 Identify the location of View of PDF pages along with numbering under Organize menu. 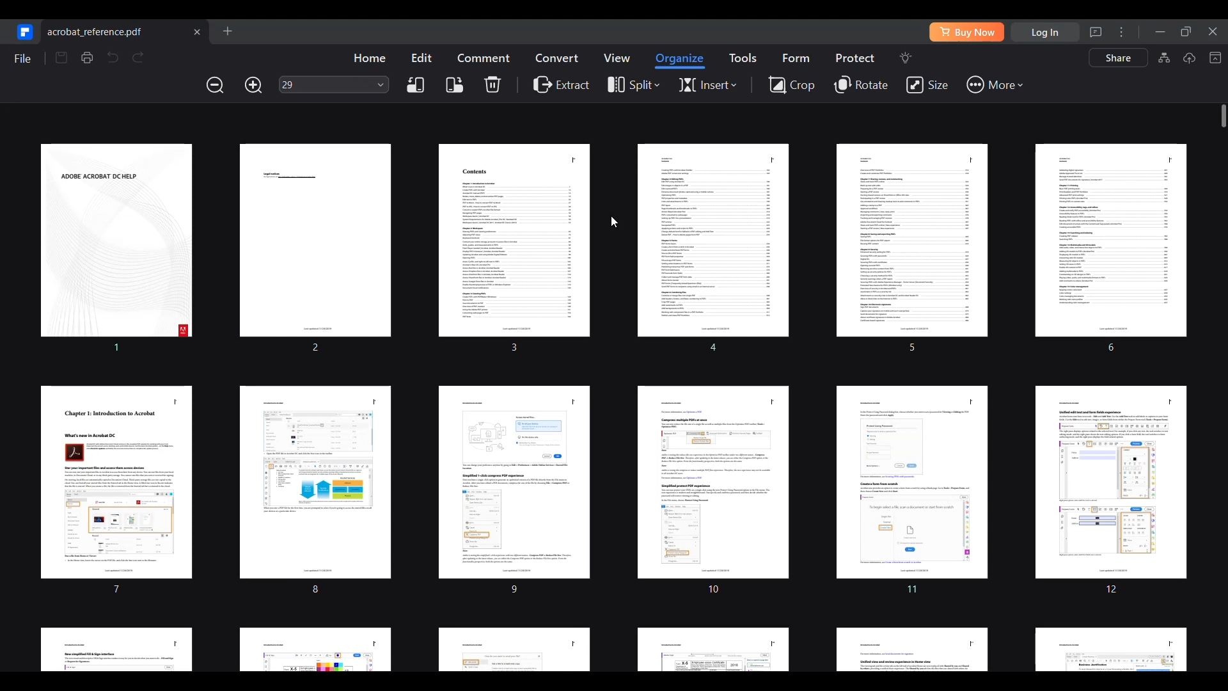
(611, 404).